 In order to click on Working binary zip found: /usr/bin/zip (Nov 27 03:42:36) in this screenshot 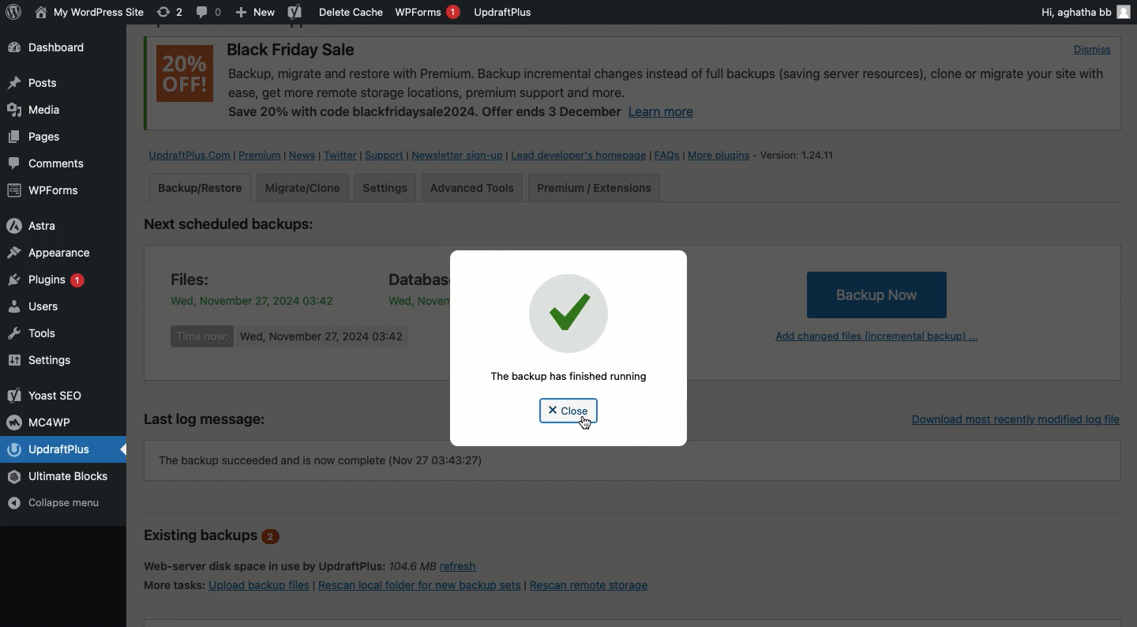, I will do `click(319, 461)`.